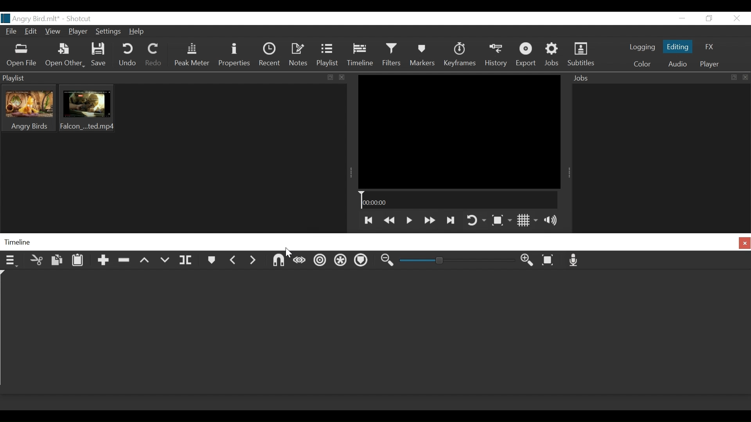  What do you see at coordinates (11, 32) in the screenshot?
I see `File` at bounding box center [11, 32].